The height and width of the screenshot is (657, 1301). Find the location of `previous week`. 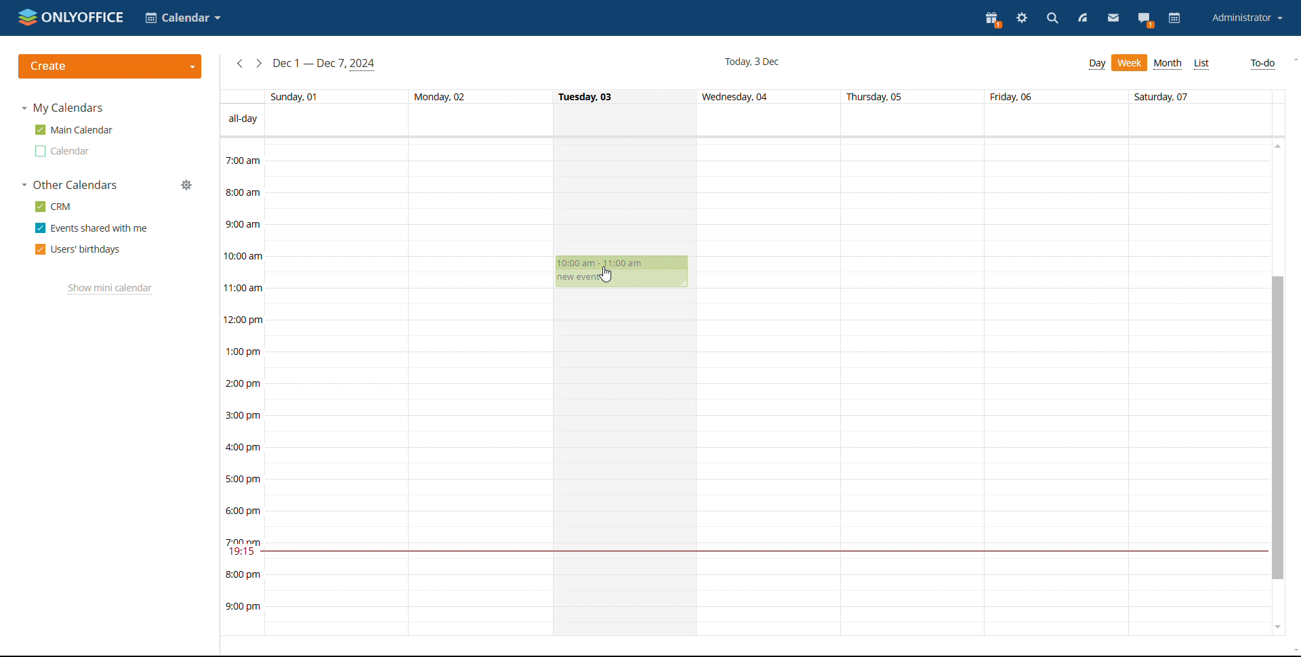

previous week is located at coordinates (240, 64).